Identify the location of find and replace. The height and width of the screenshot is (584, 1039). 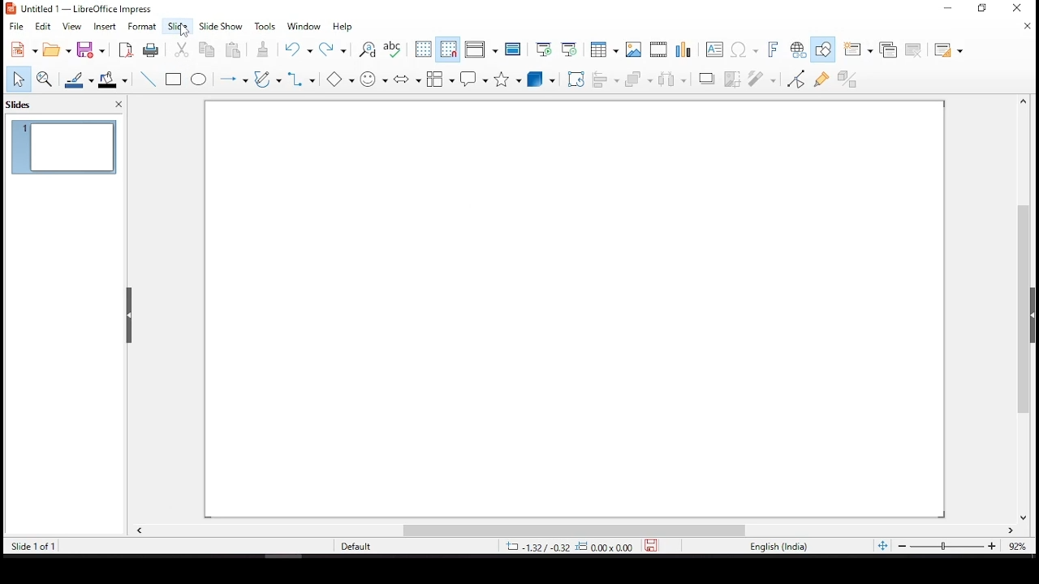
(366, 51).